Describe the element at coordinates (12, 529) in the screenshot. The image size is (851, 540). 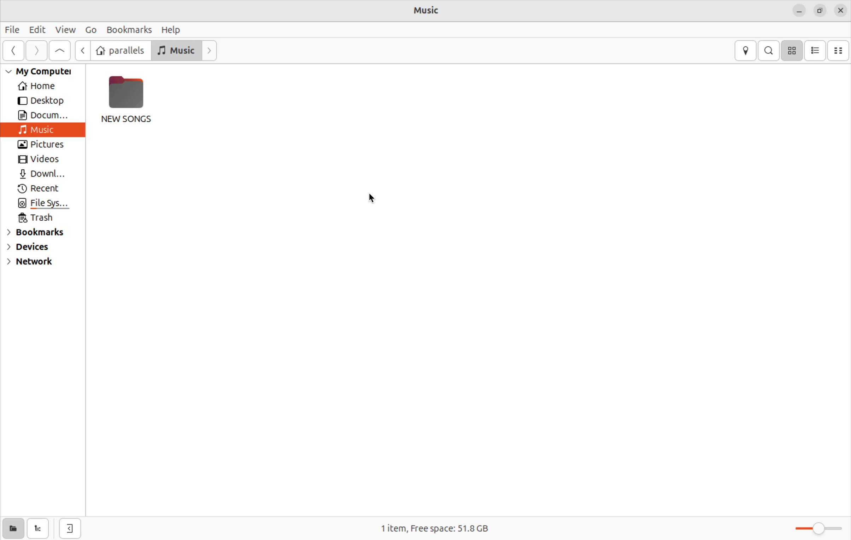
I see `Show places` at that location.